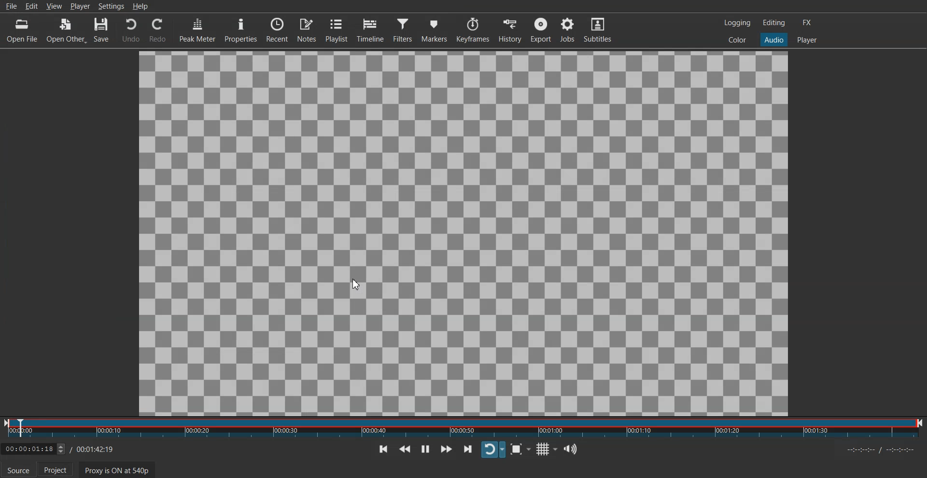 The width and height of the screenshot is (927, 478). Describe the element at coordinates (158, 30) in the screenshot. I see `Redo` at that location.